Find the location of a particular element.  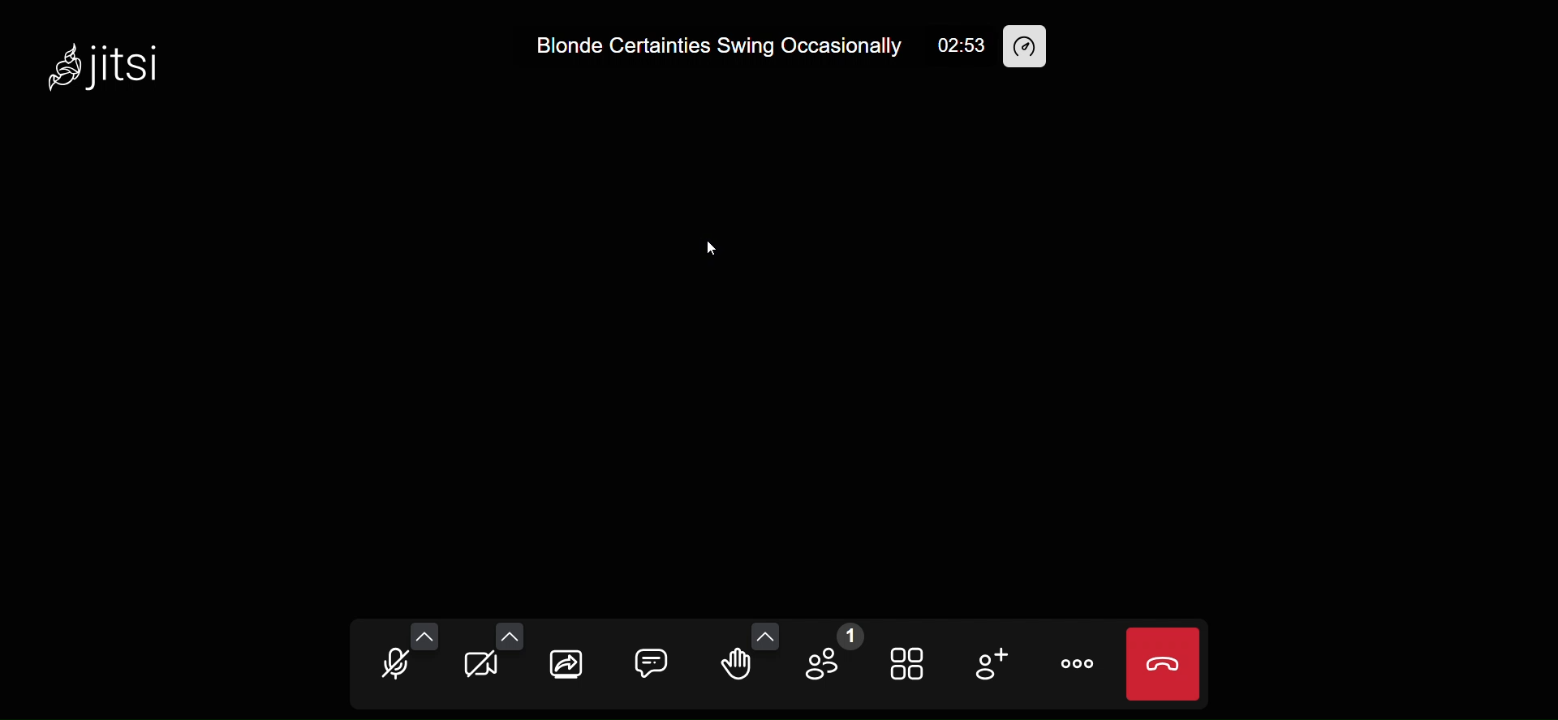

cursor is located at coordinates (712, 252).